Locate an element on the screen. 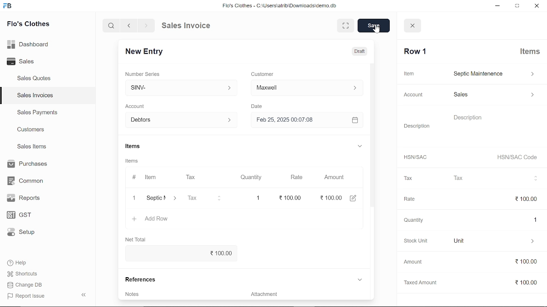  edit rate is located at coordinates (291, 197).